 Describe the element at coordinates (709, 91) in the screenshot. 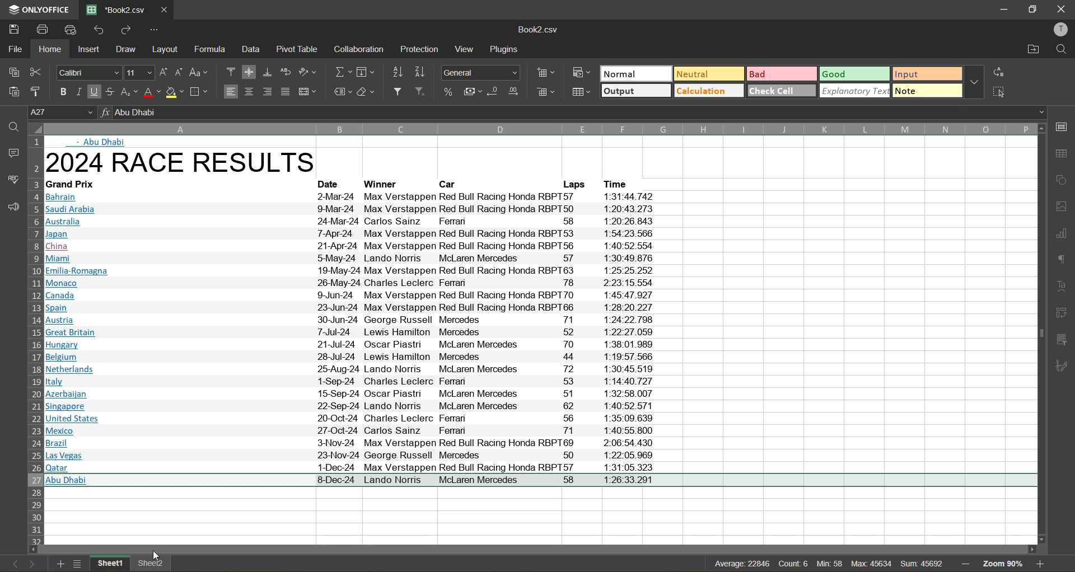

I see `calculation` at that location.